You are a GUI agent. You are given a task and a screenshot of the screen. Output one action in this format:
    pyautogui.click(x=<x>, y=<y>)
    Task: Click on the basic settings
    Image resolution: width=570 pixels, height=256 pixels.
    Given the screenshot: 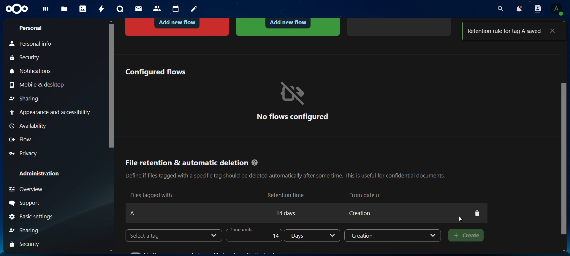 What is the action you would take?
    pyautogui.click(x=32, y=217)
    